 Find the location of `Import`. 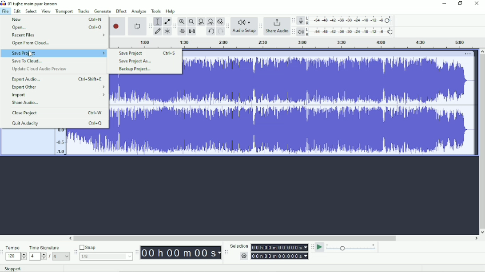

Import is located at coordinates (58, 95).